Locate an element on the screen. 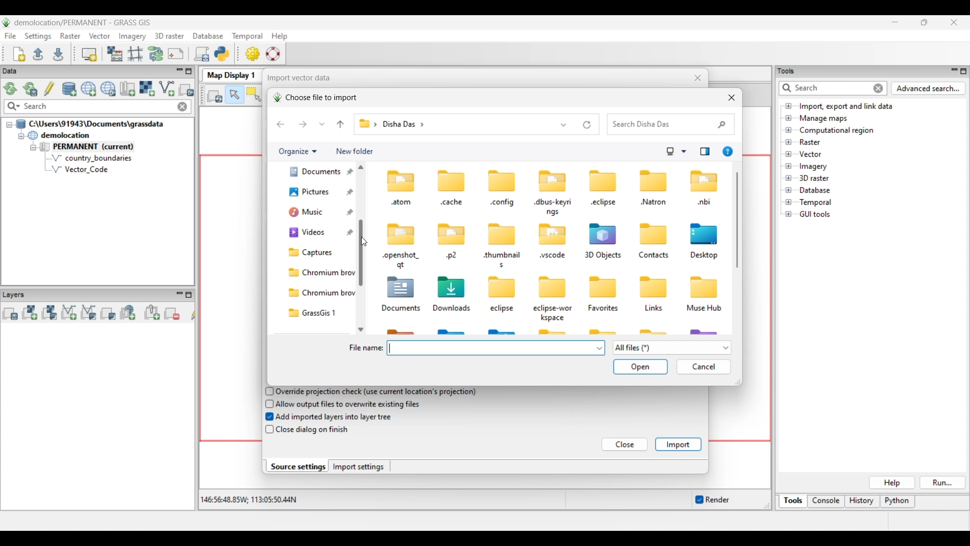  Double click to see files under GUI tools is located at coordinates (815, 214).